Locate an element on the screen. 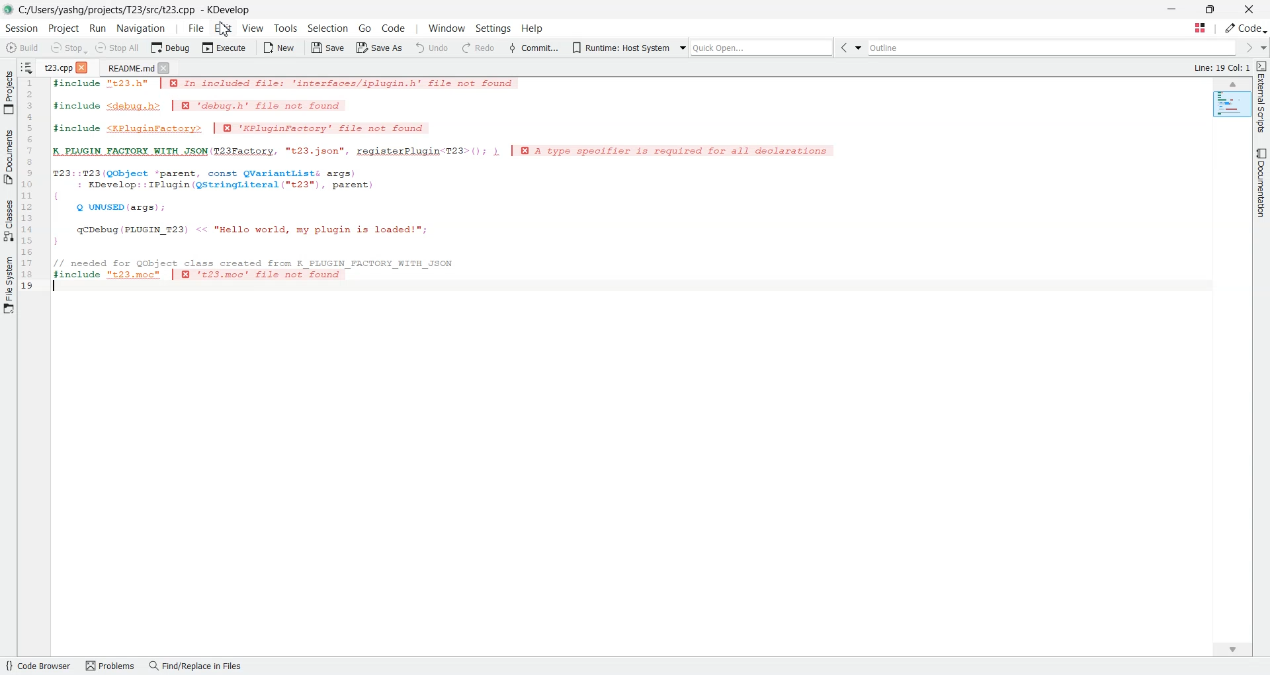 This screenshot has width=1270, height=675. Project is located at coordinates (9, 92).